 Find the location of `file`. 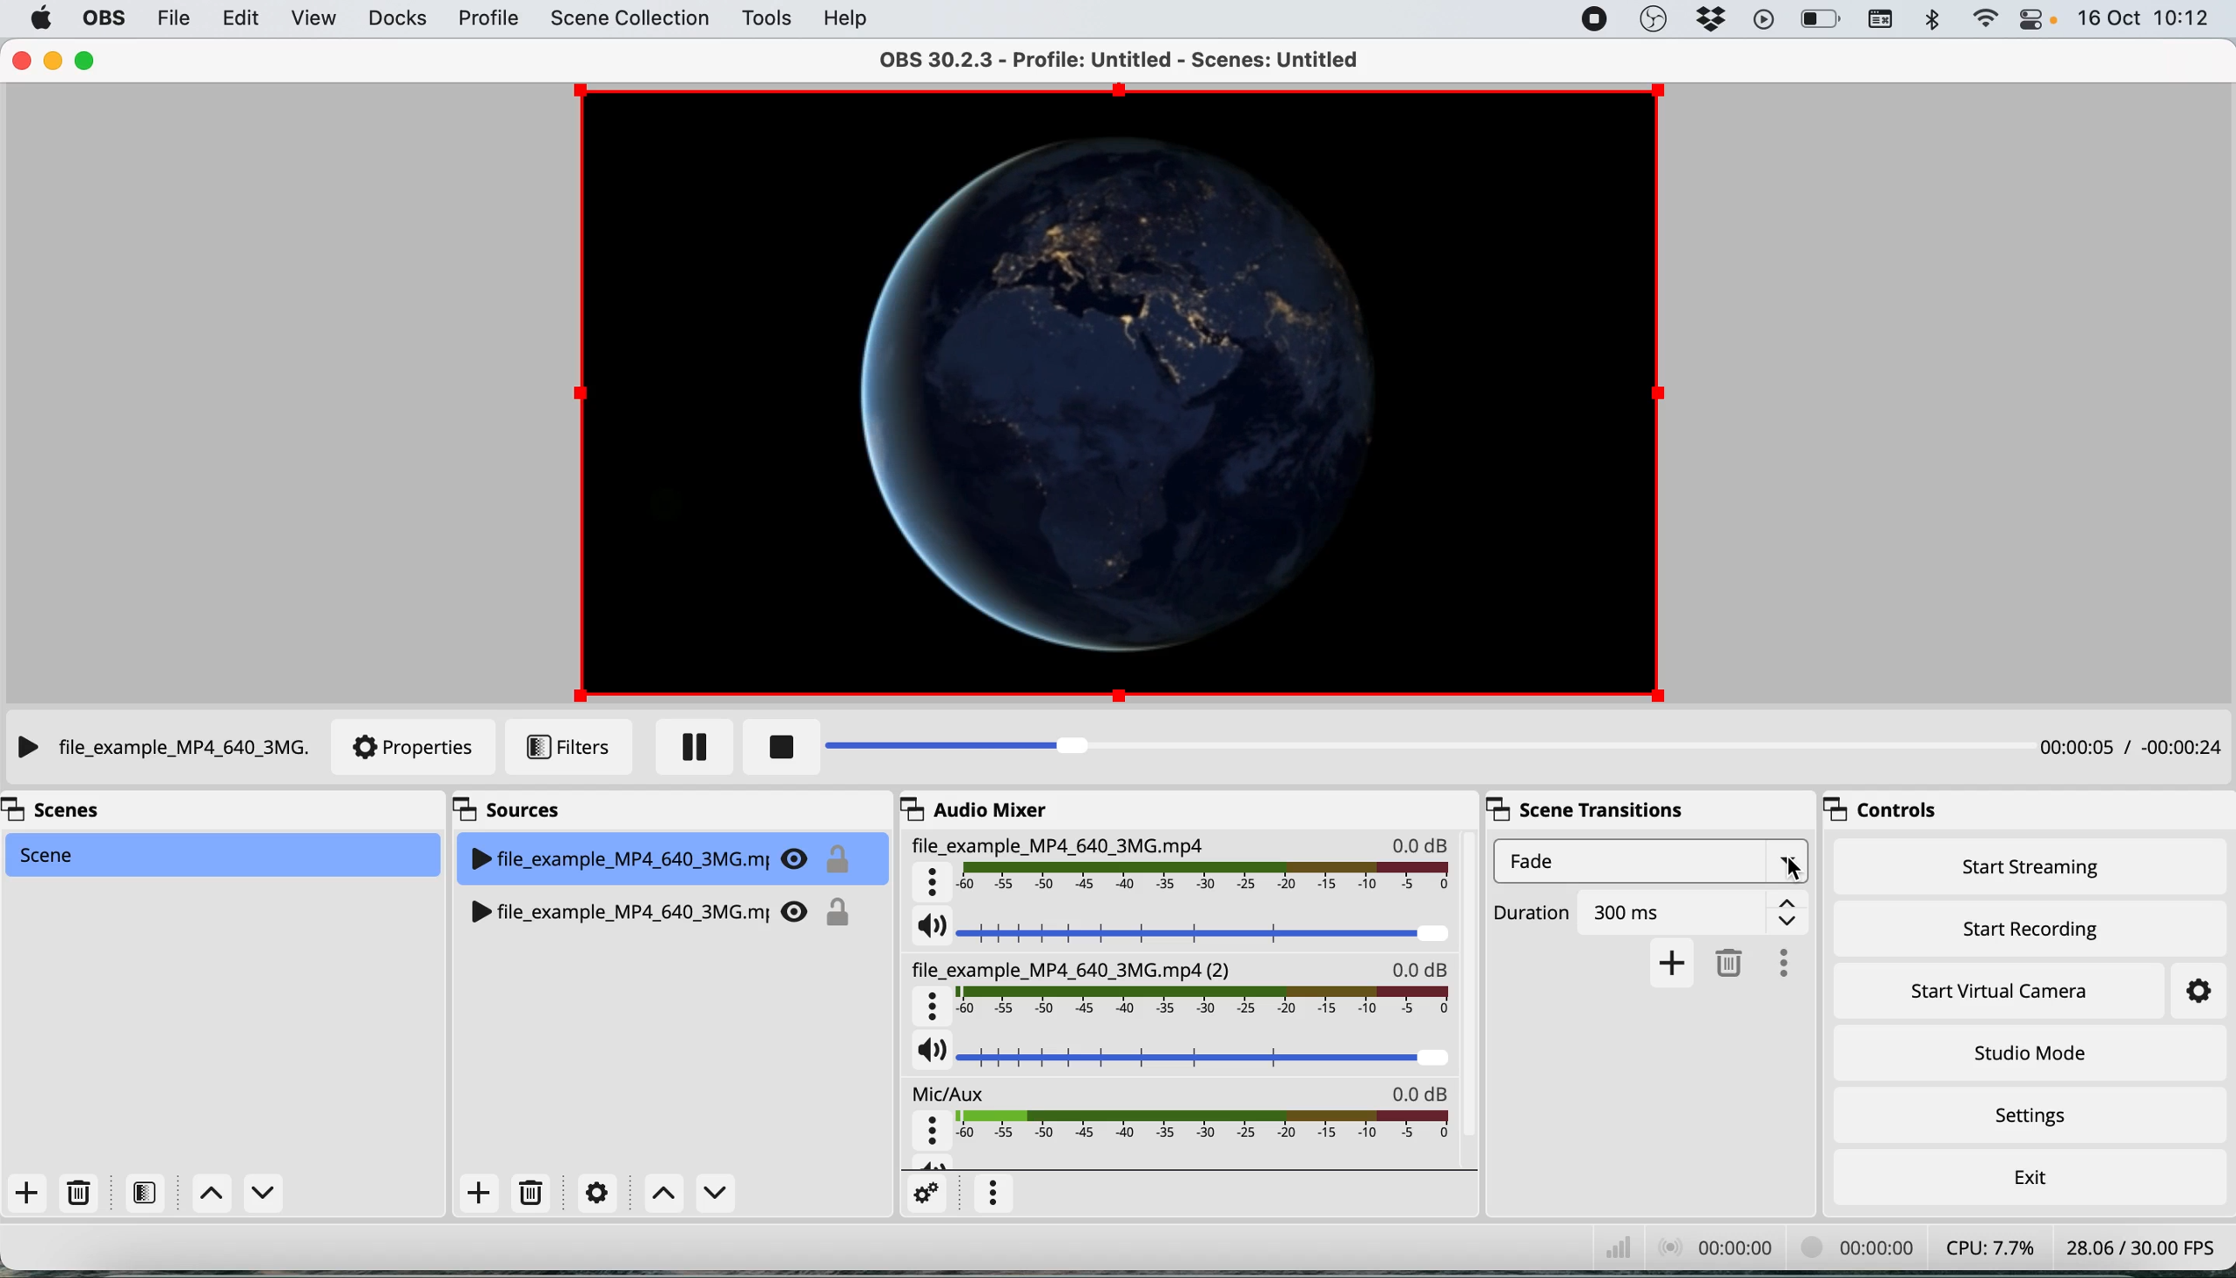

file is located at coordinates (179, 18).